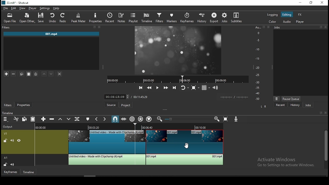 The height and width of the screenshot is (185, 329). What do you see at coordinates (179, 50) in the screenshot?
I see `video preview` at bounding box center [179, 50].